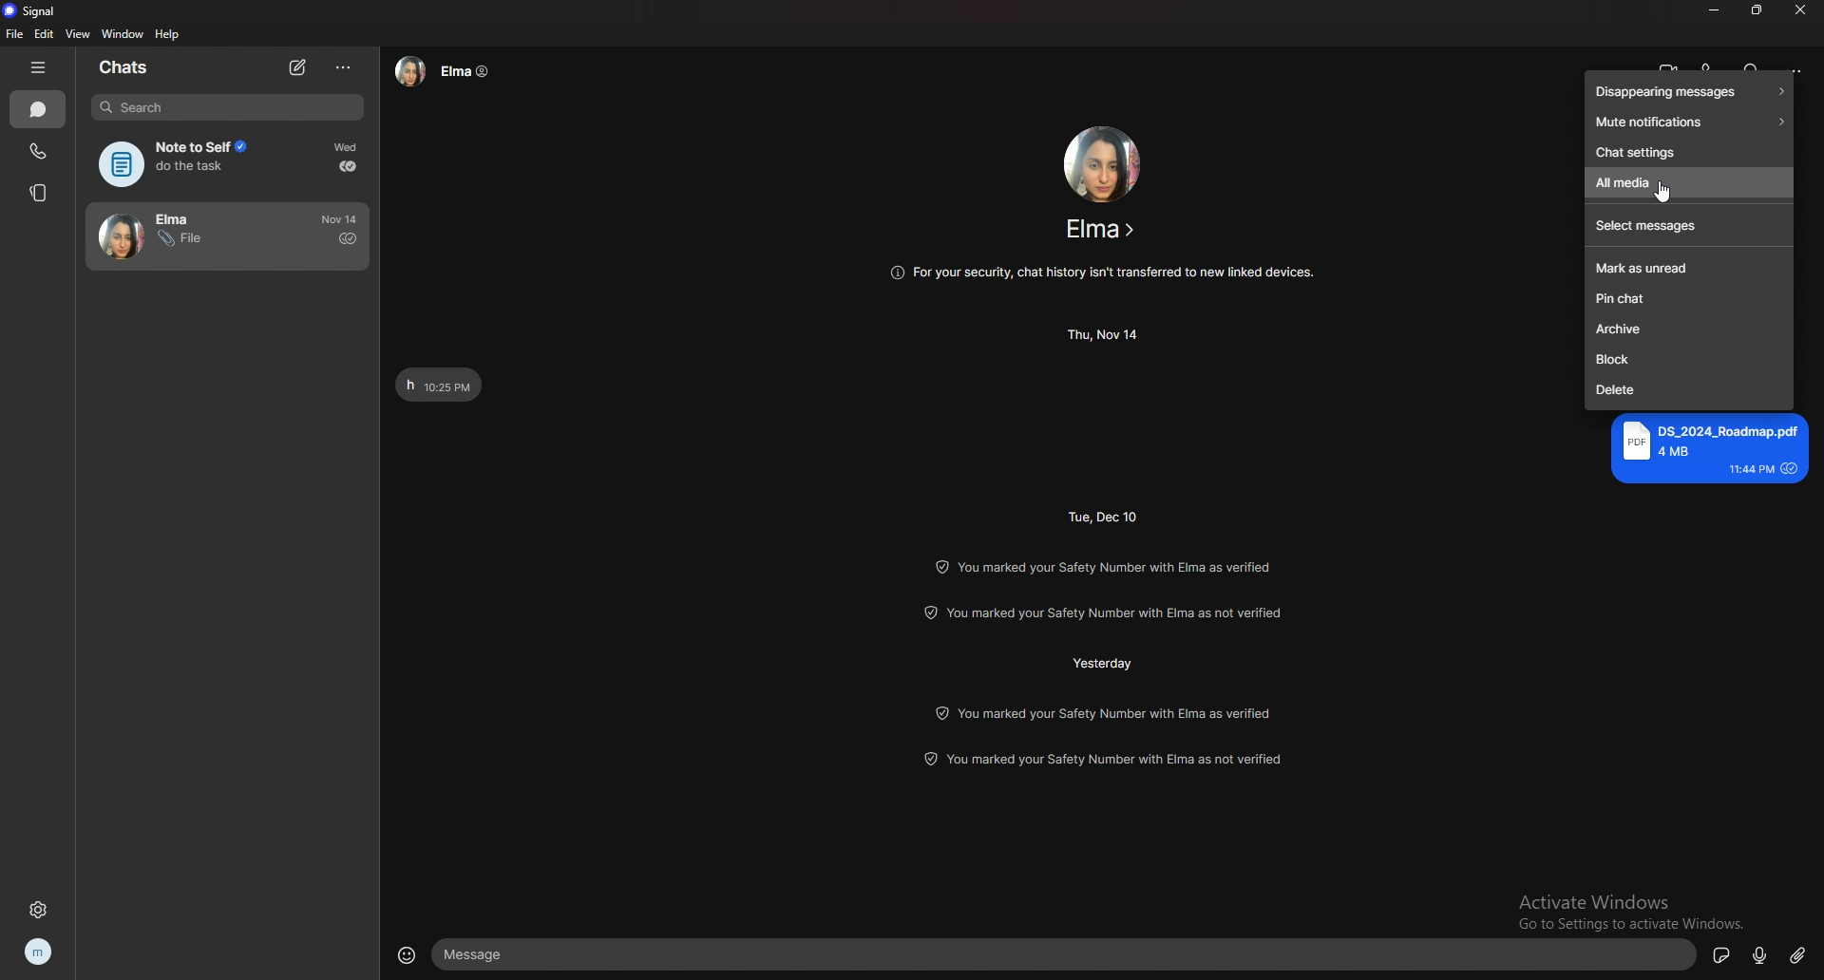 This screenshot has width=1824, height=980. I want to click on time, so click(1103, 663).